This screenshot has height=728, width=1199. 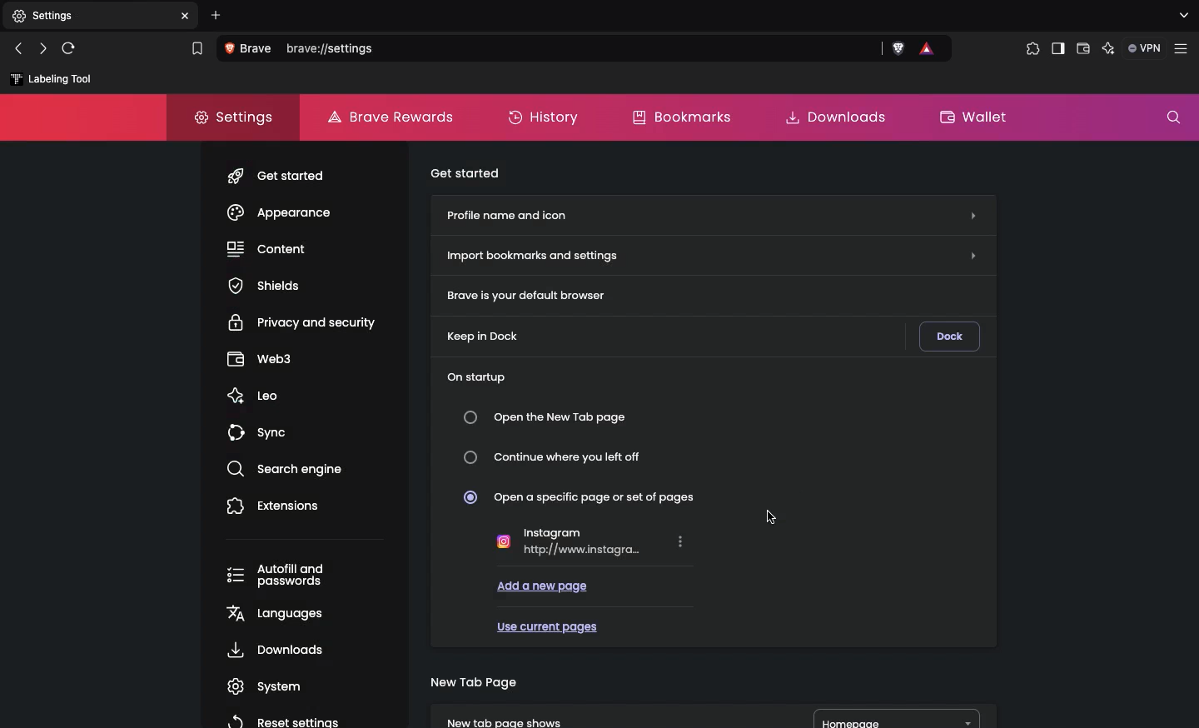 I want to click on leo AI, so click(x=1108, y=49).